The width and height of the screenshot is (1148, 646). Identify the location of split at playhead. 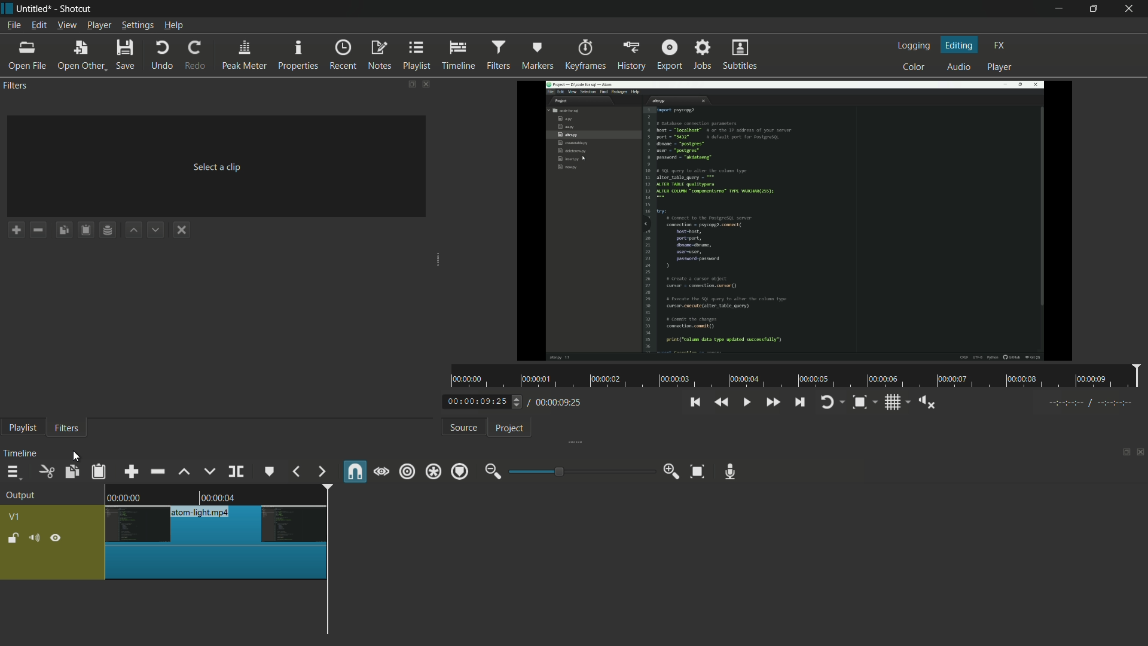
(236, 471).